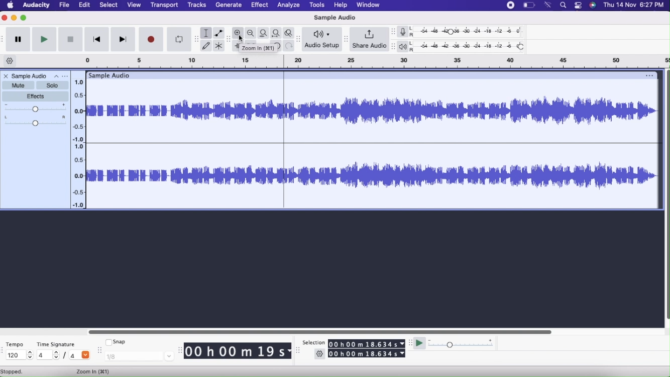 The image size is (670, 377). What do you see at coordinates (5, 19) in the screenshot?
I see `Close` at bounding box center [5, 19].